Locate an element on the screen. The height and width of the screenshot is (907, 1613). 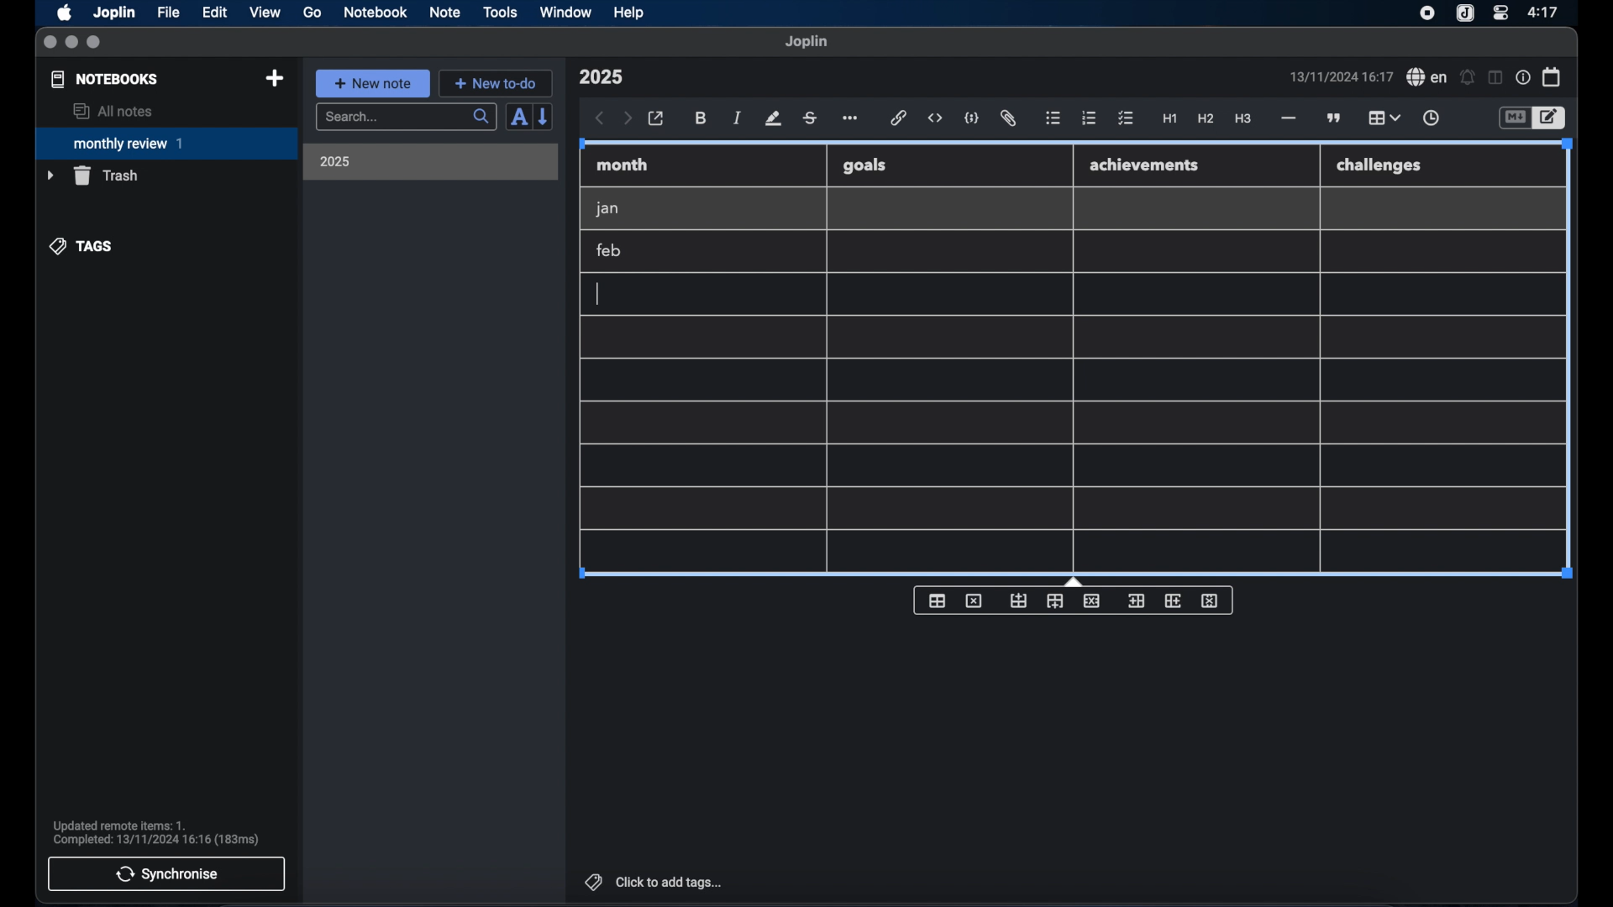
numbered list is located at coordinates (1089, 118).